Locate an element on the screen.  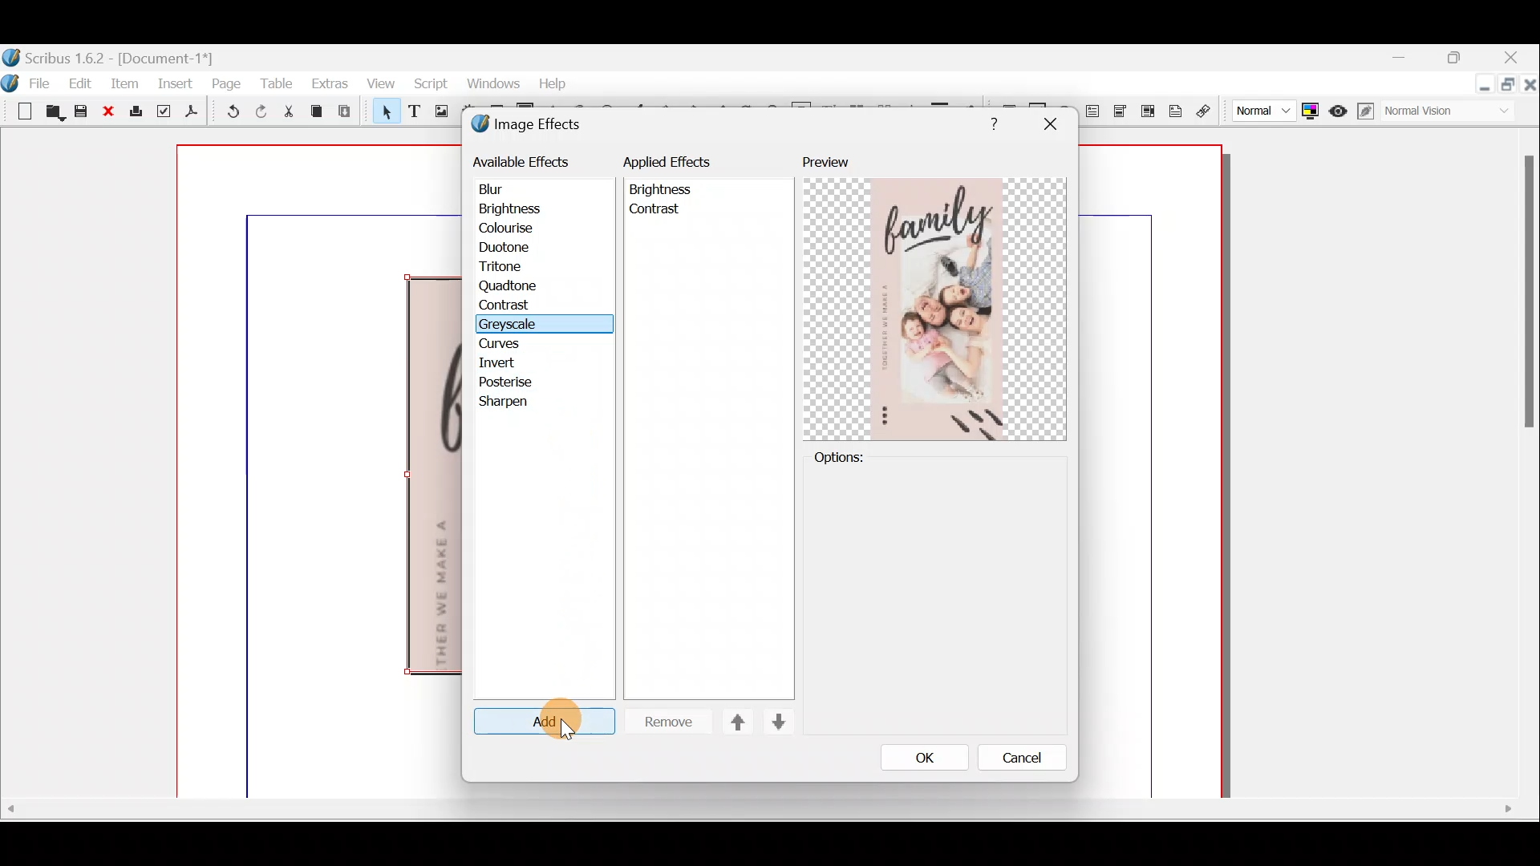
Close is located at coordinates (1530, 86).